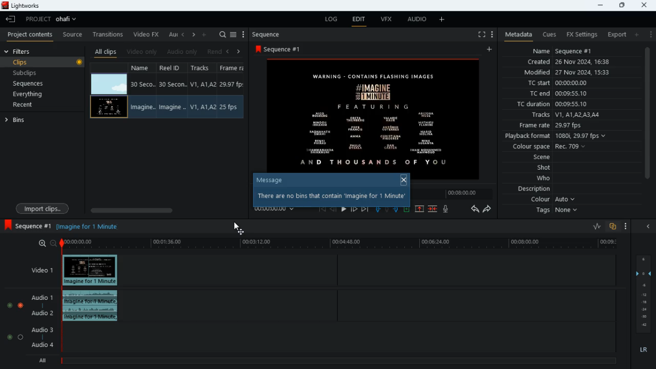 This screenshot has height=369, width=656. What do you see at coordinates (202, 107) in the screenshot?
I see `Track` at bounding box center [202, 107].